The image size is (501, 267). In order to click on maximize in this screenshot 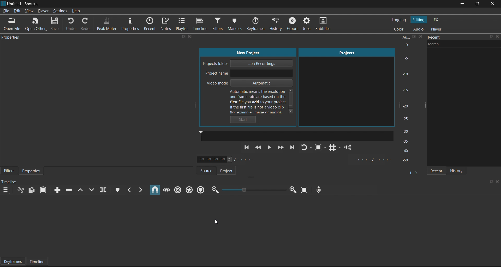, I will do `click(476, 4)`.